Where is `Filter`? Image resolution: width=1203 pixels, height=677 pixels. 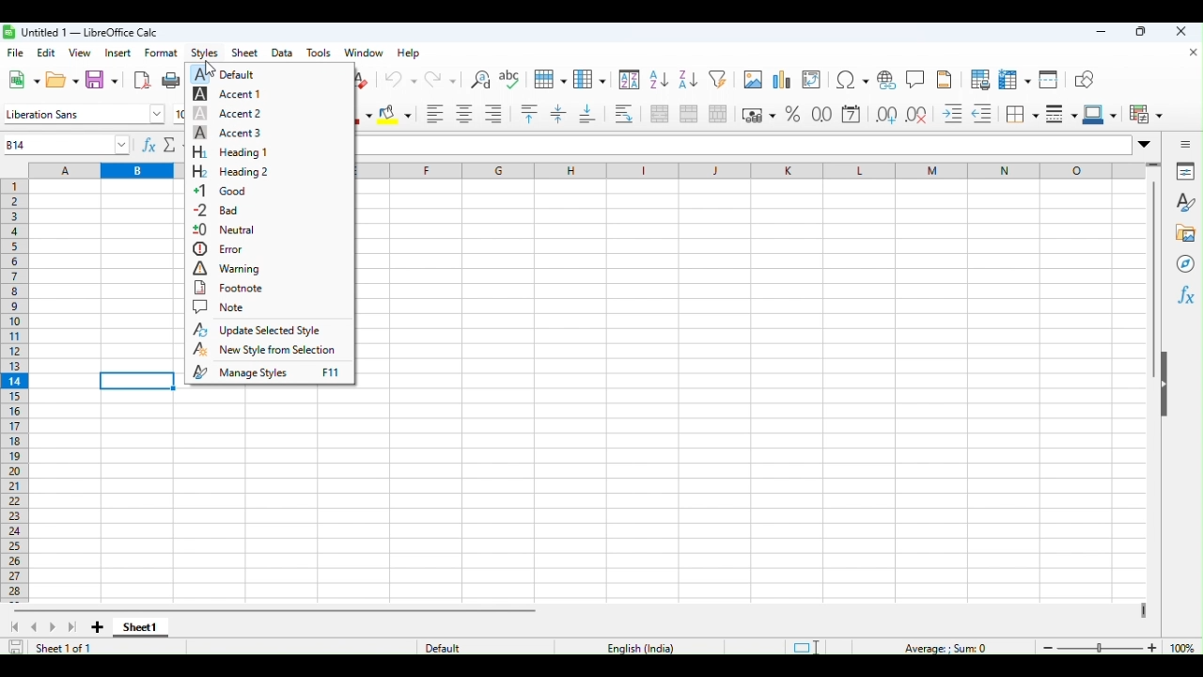
Filter is located at coordinates (721, 79).